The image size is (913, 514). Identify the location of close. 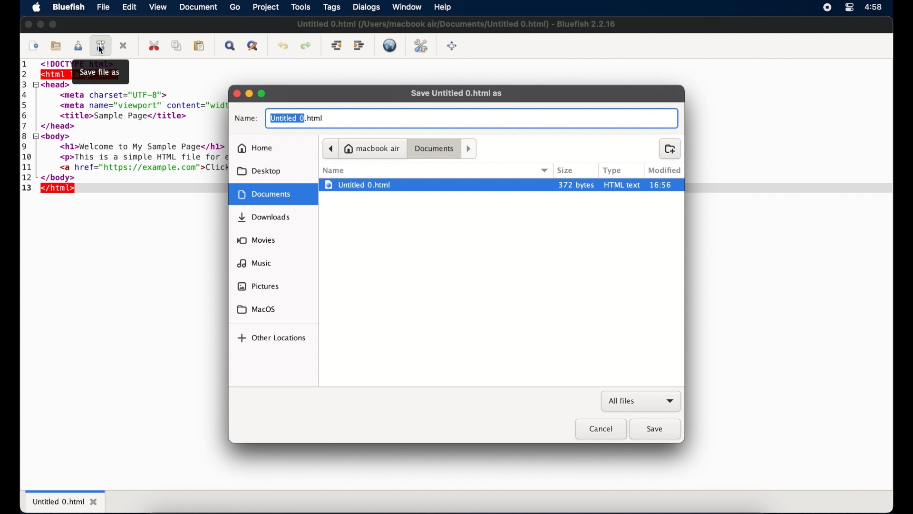
(236, 94).